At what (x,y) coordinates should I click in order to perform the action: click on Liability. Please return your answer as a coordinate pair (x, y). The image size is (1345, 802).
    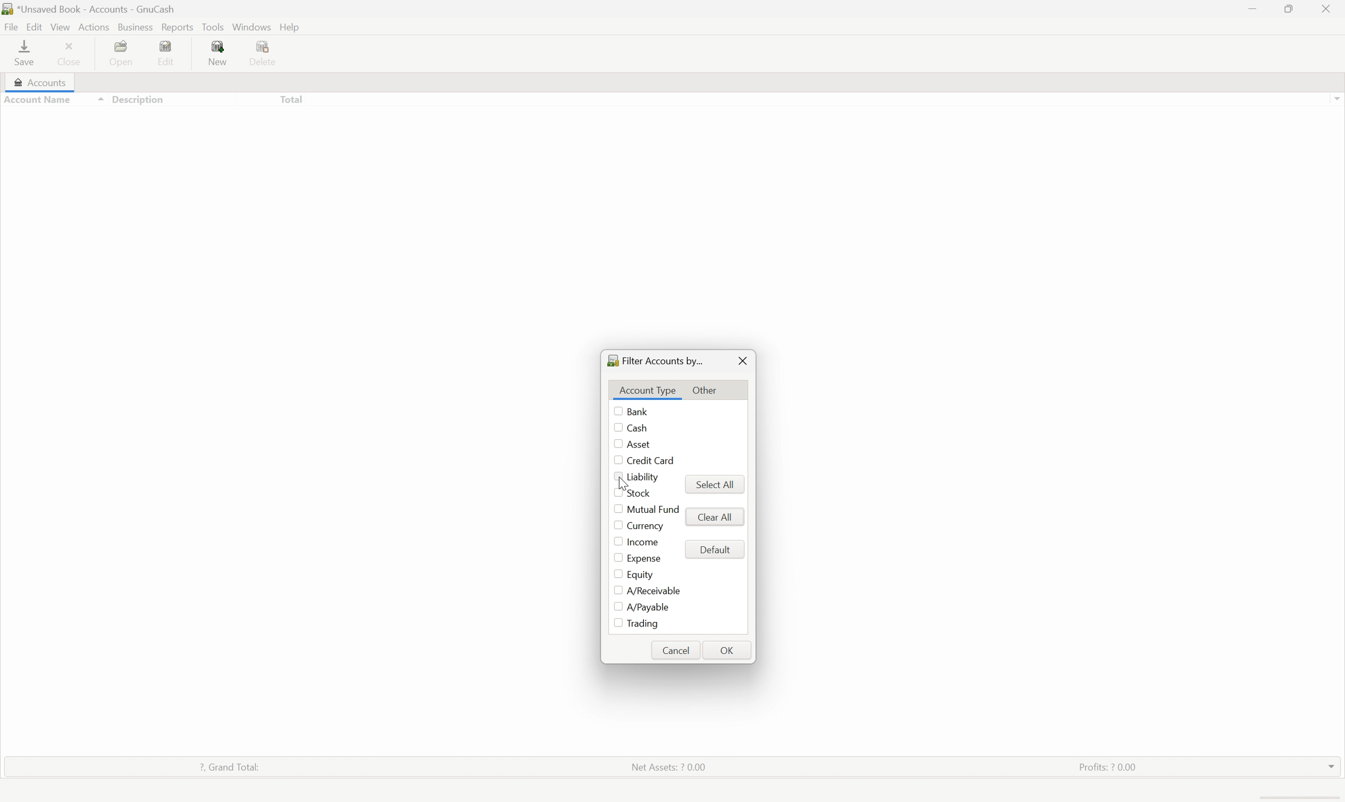
    Looking at the image, I should click on (643, 478).